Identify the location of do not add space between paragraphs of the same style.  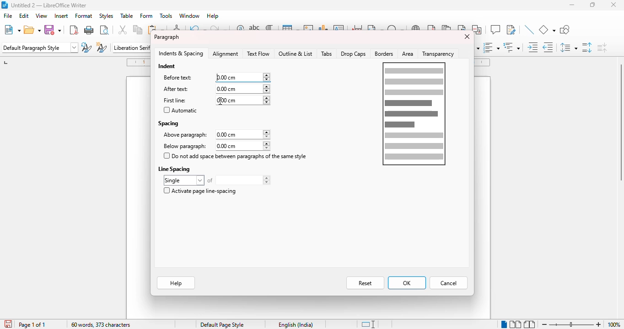
(236, 156).